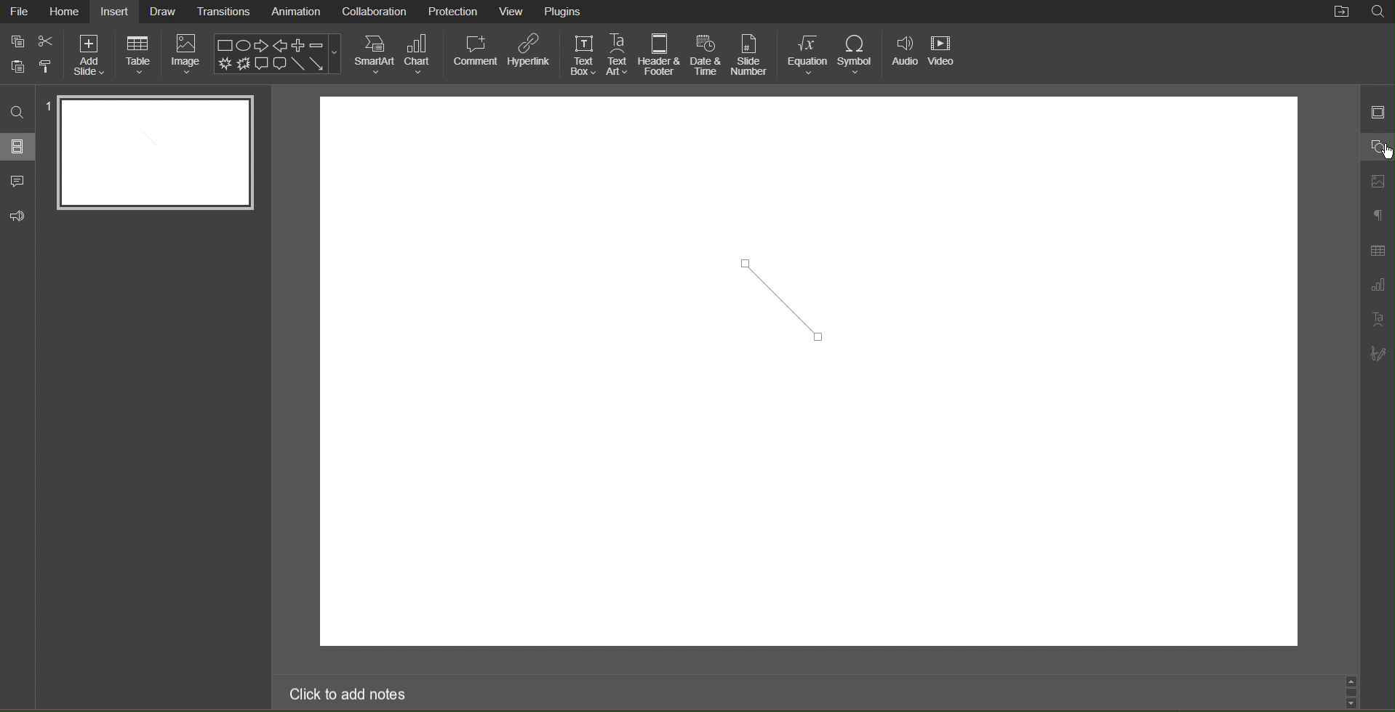  What do you see at coordinates (18, 182) in the screenshot?
I see `Comment` at bounding box center [18, 182].